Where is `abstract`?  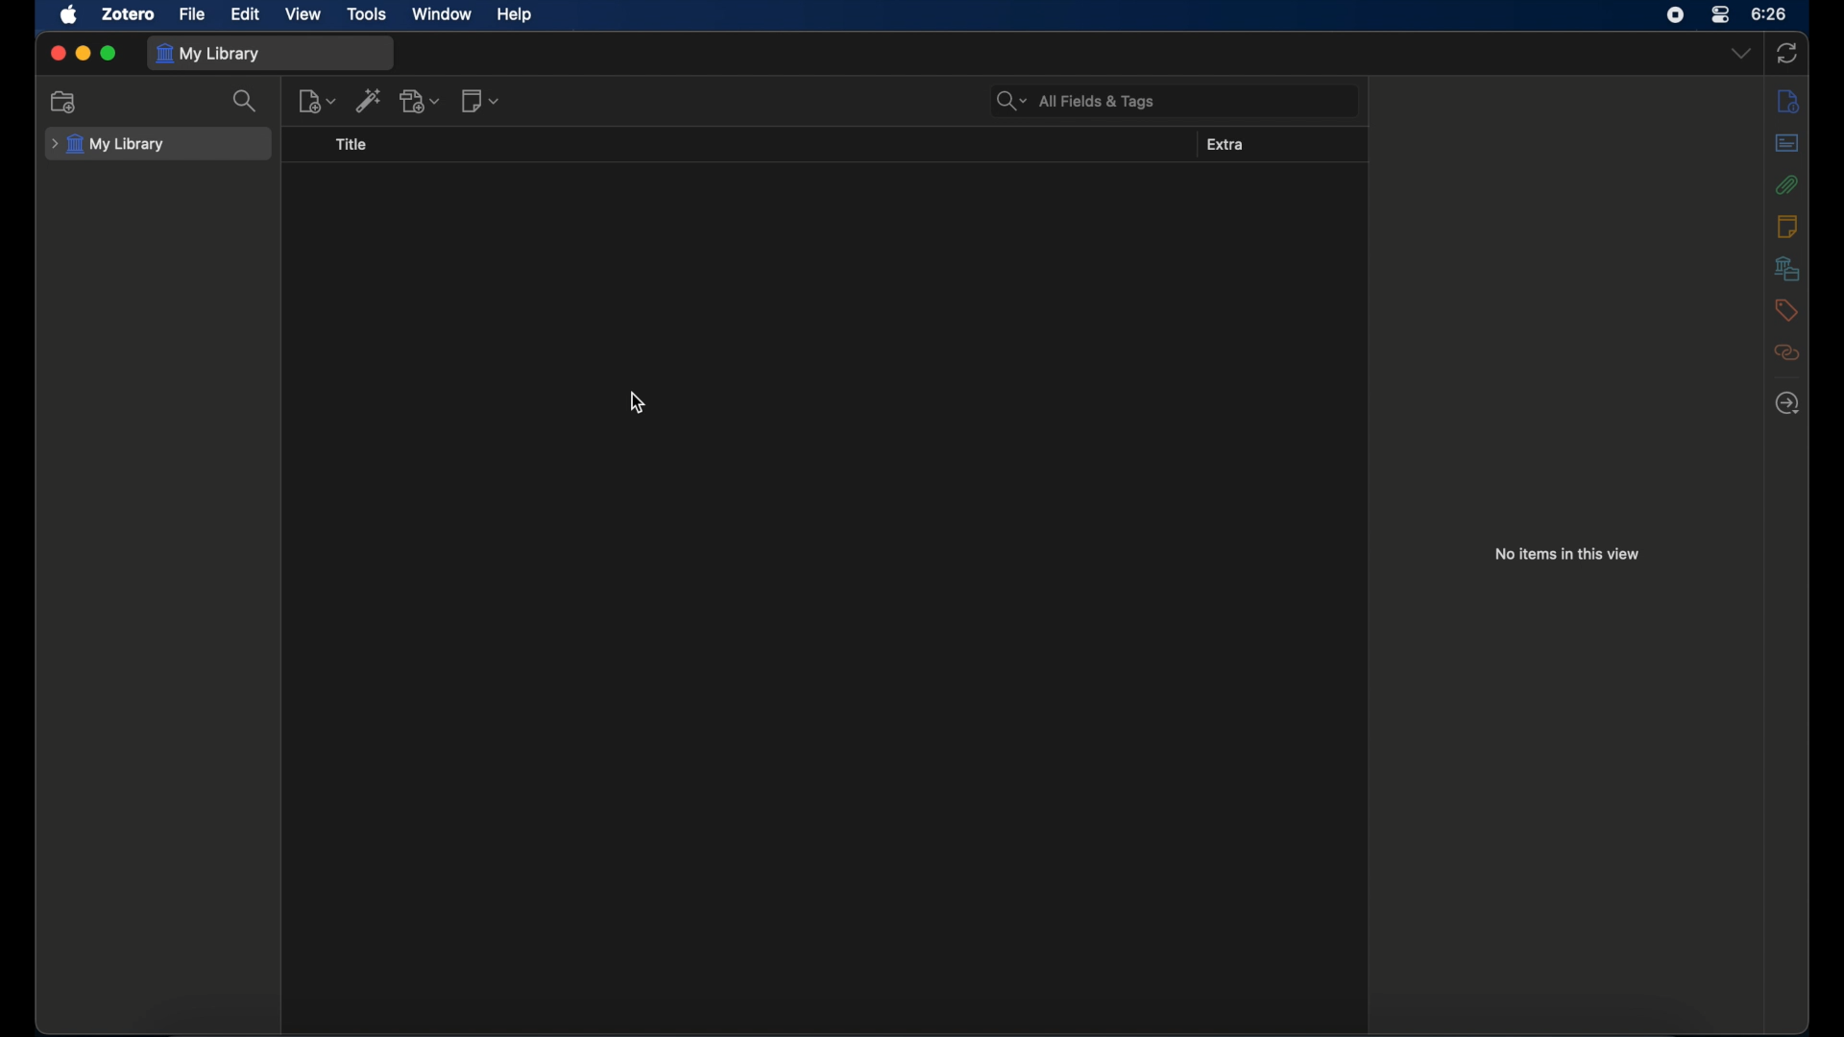
abstract is located at coordinates (1788, 142).